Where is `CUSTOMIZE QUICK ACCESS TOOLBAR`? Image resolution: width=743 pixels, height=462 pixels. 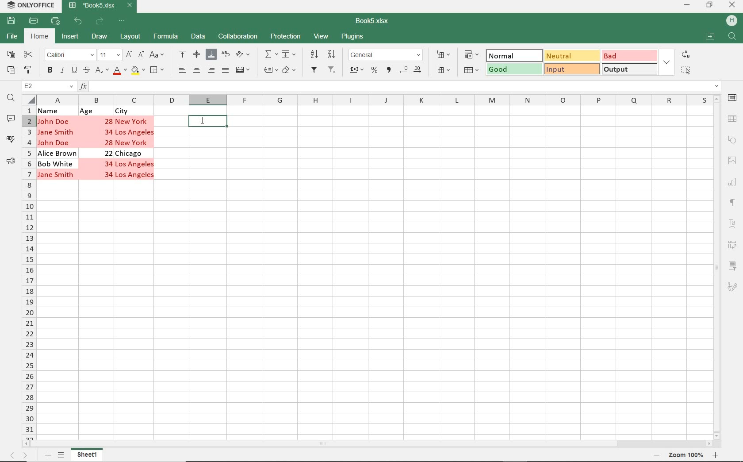
CUSTOMIZE QUICK ACCESS TOOLBAR is located at coordinates (123, 21).